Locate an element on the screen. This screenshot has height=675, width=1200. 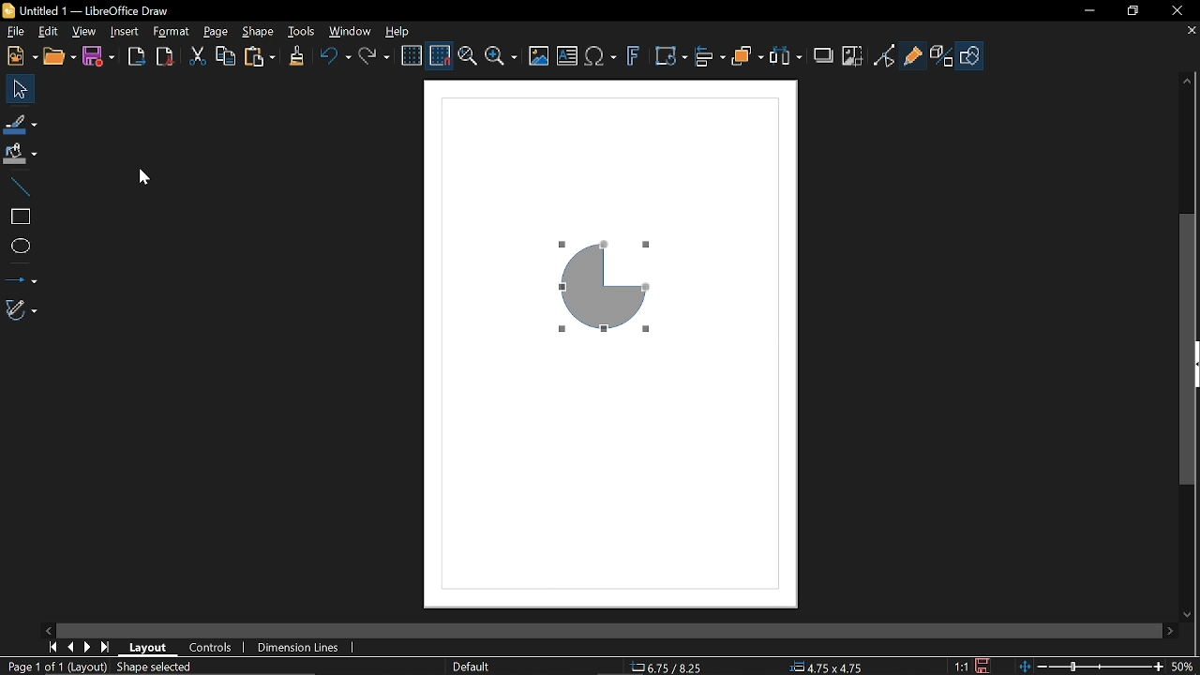
Move down is located at coordinates (1185, 615).